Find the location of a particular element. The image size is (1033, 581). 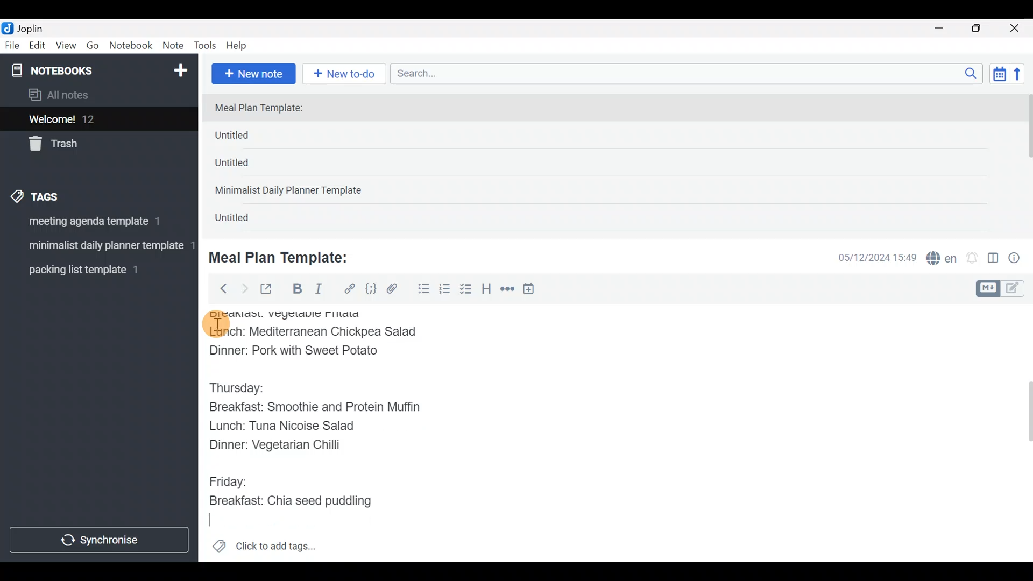

Click to add tags is located at coordinates (264, 550).